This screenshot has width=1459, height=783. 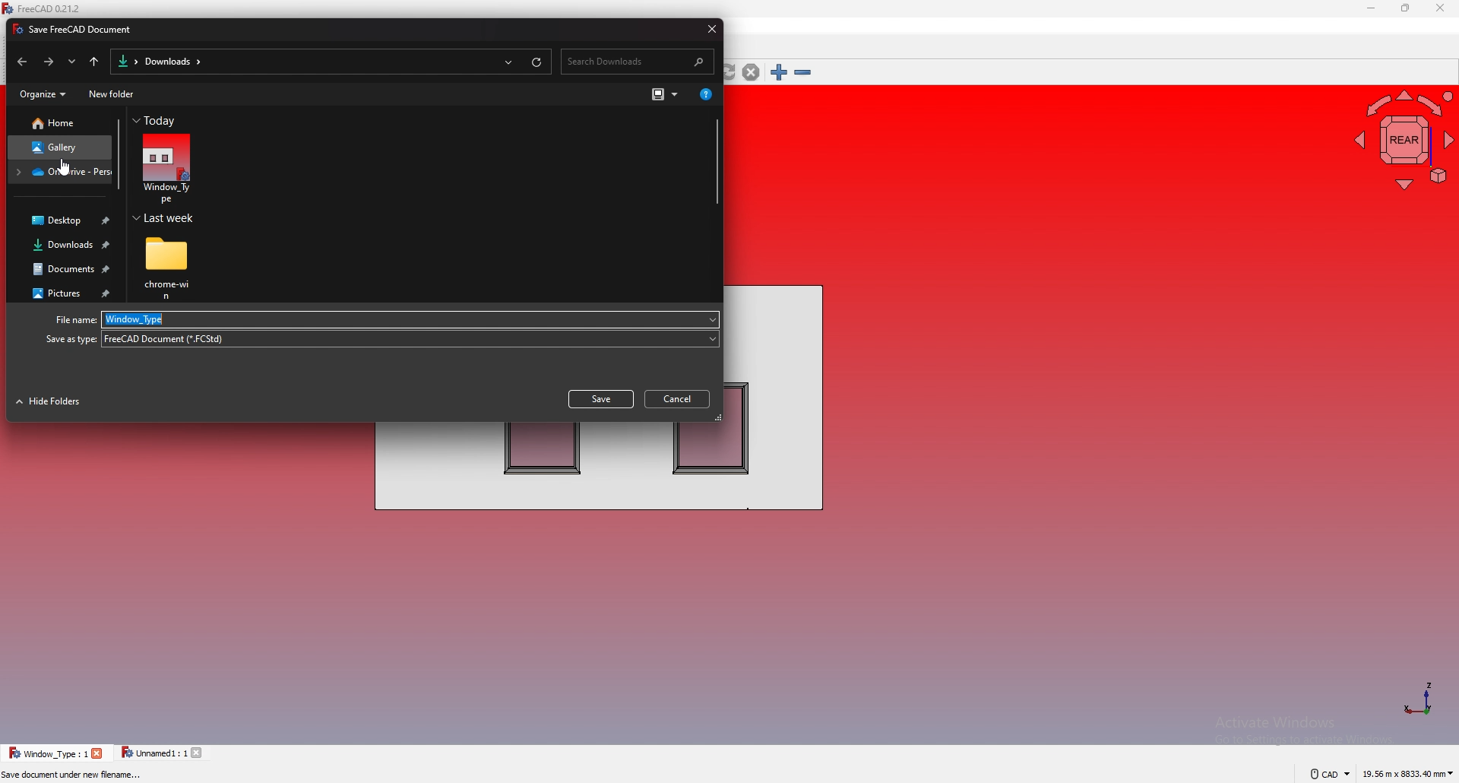 What do you see at coordinates (125, 61) in the screenshot?
I see `folder` at bounding box center [125, 61].